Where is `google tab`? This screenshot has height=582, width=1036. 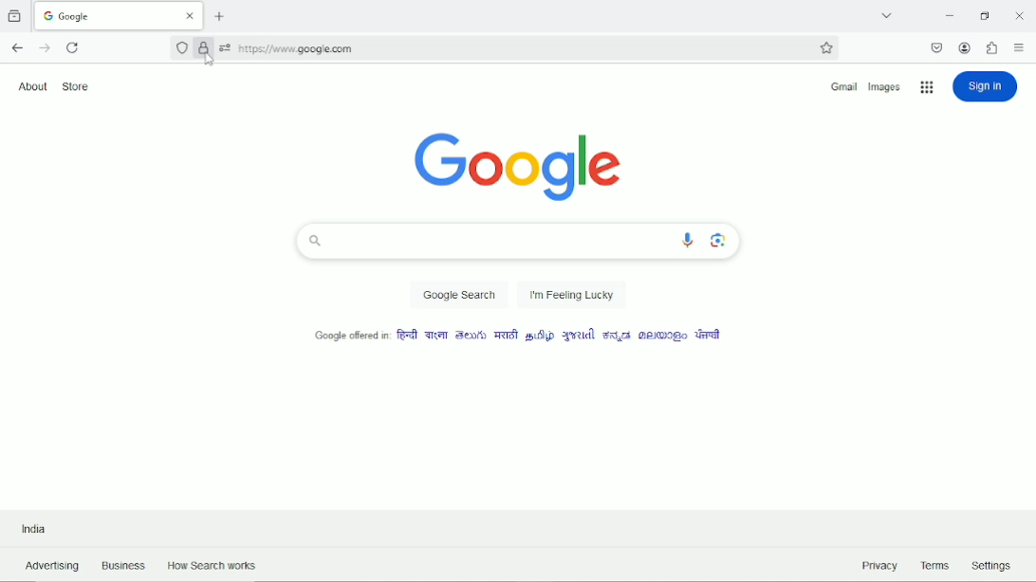
google tab is located at coordinates (119, 15).